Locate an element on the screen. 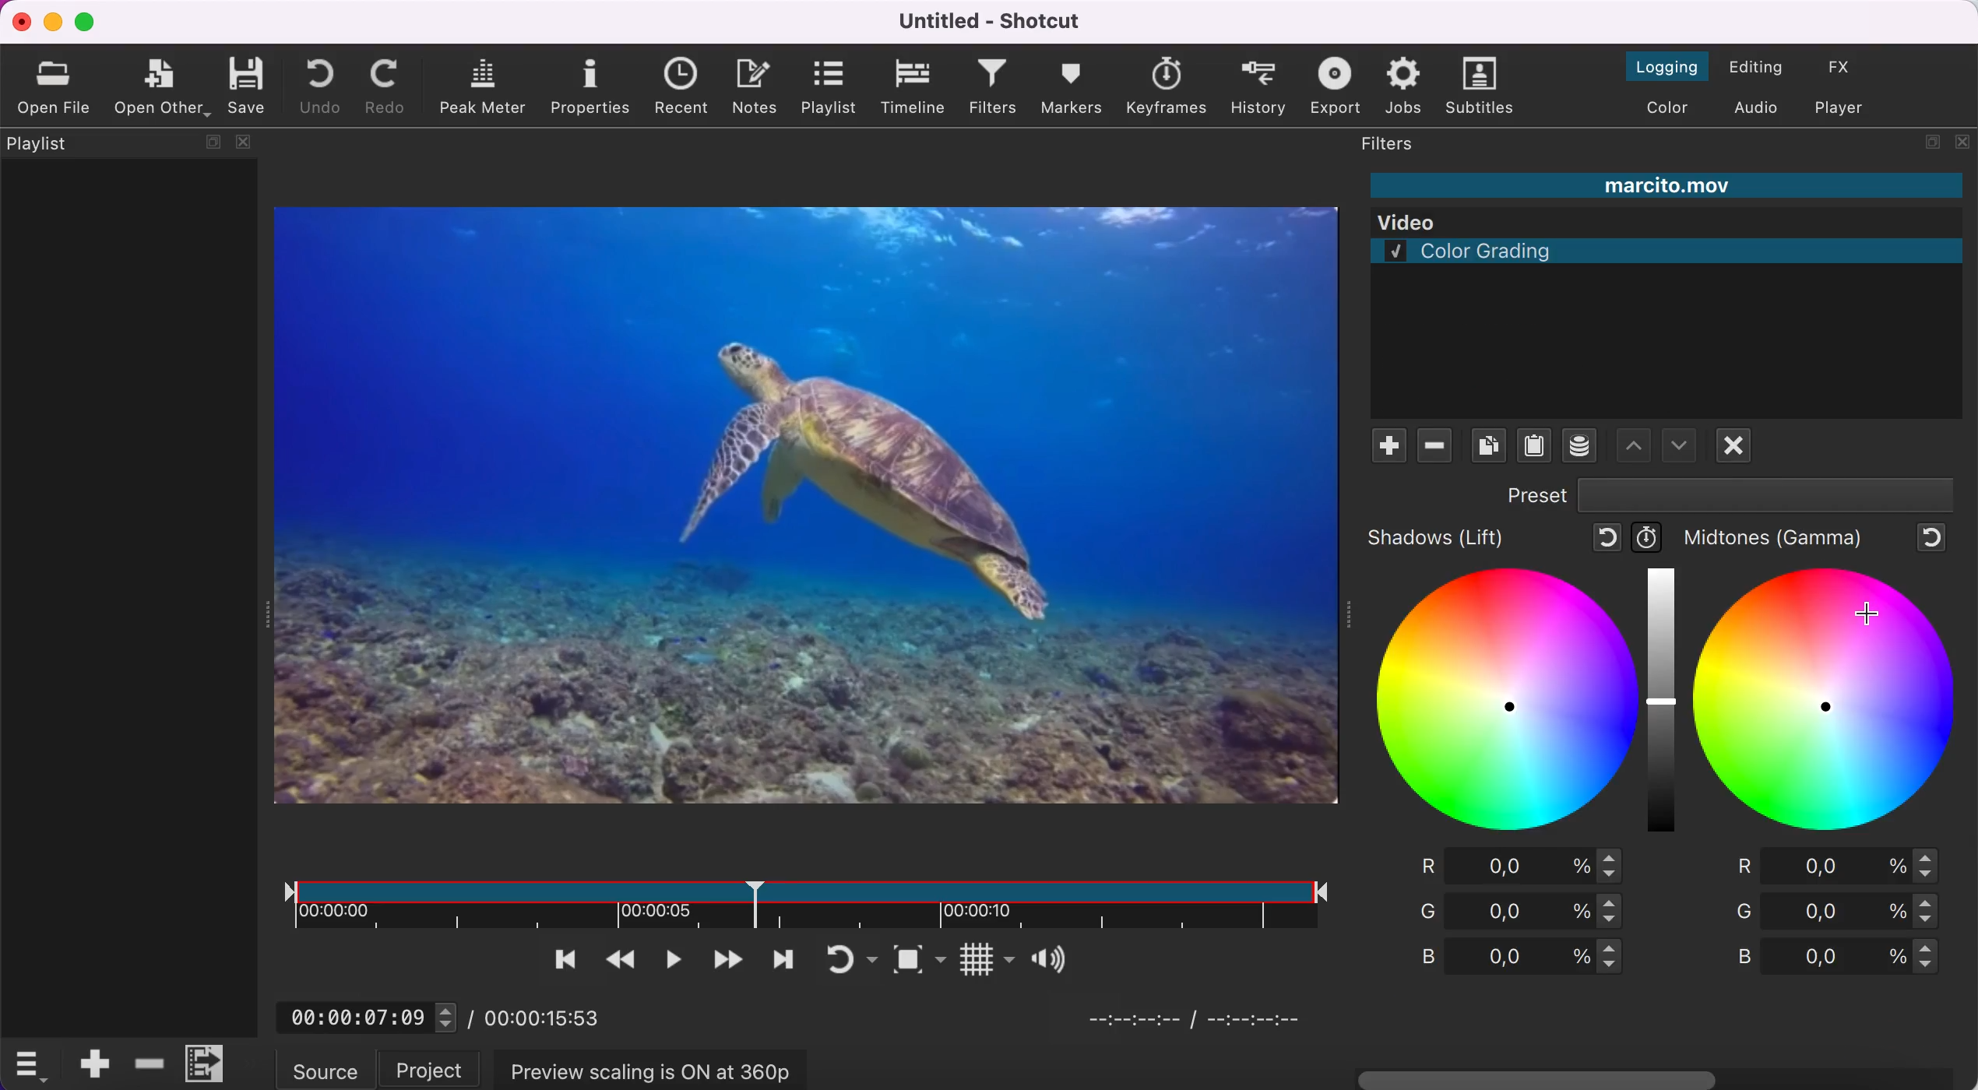  maximize is located at coordinates (1931, 146).